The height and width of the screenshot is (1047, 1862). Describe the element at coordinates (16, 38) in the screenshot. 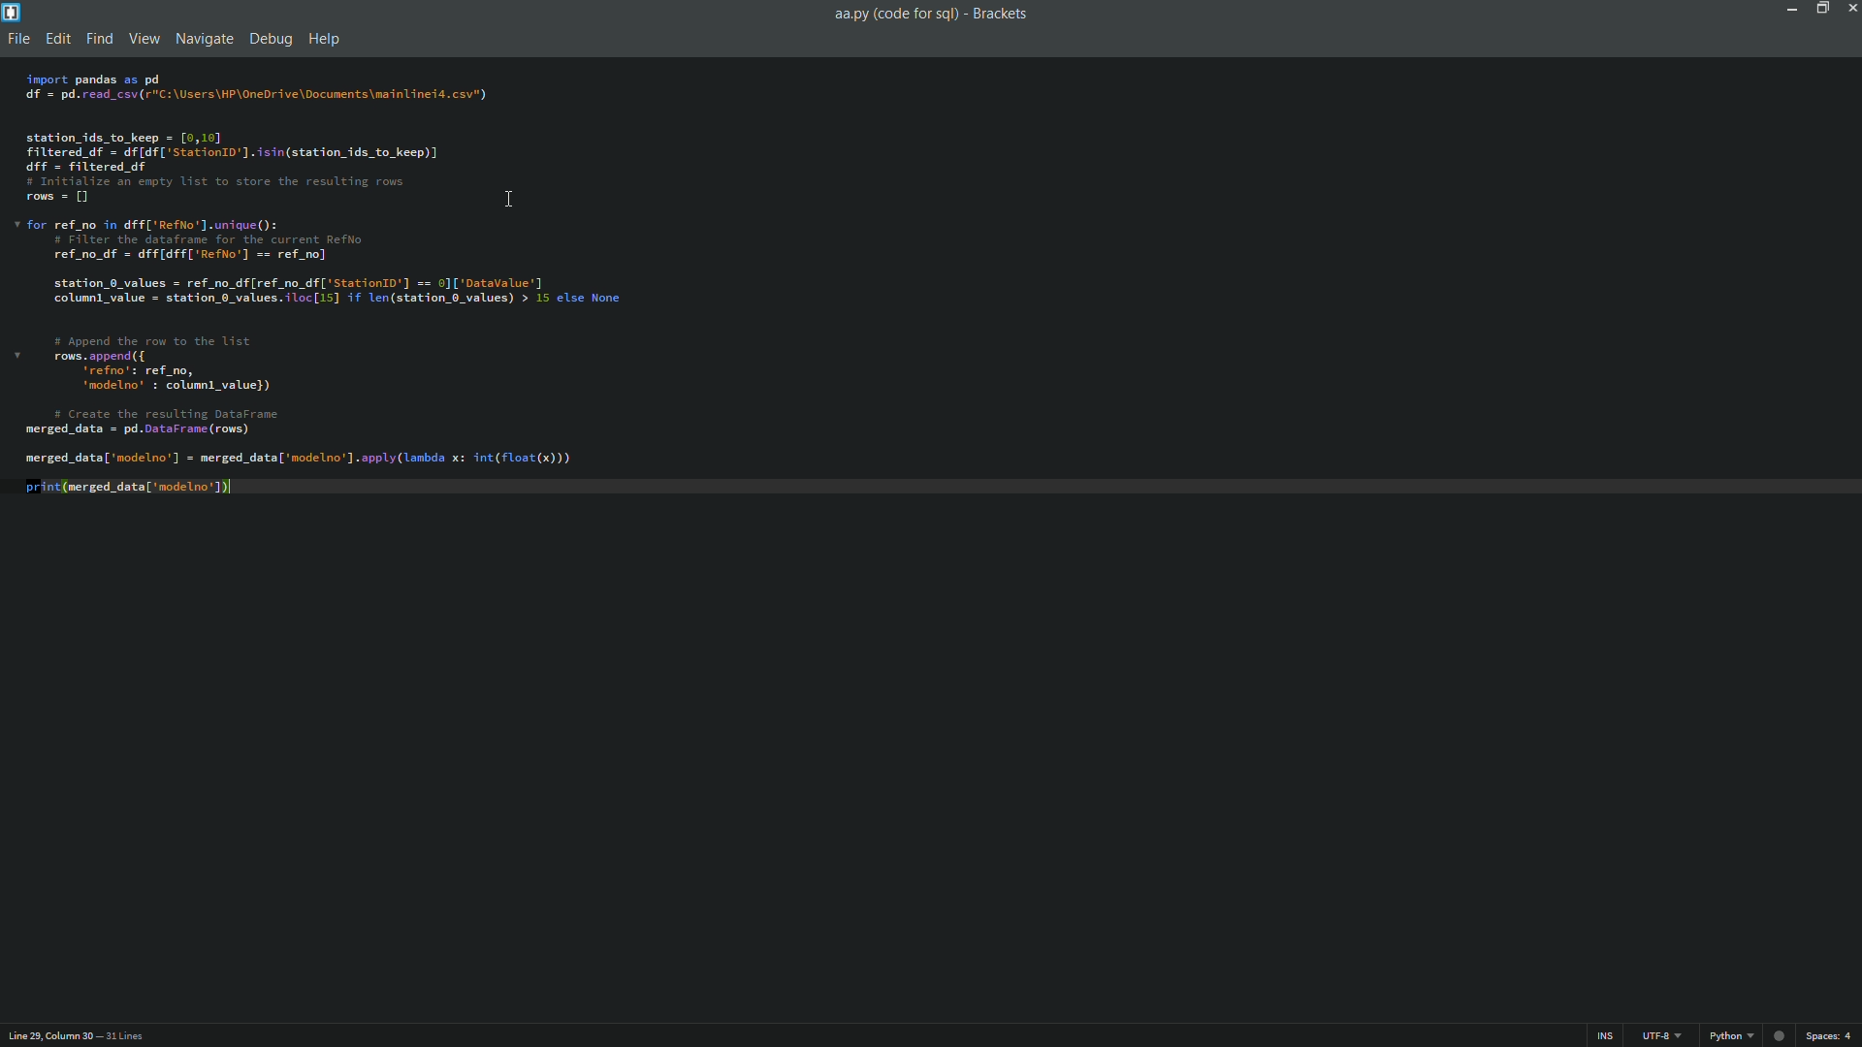

I see `file menu` at that location.